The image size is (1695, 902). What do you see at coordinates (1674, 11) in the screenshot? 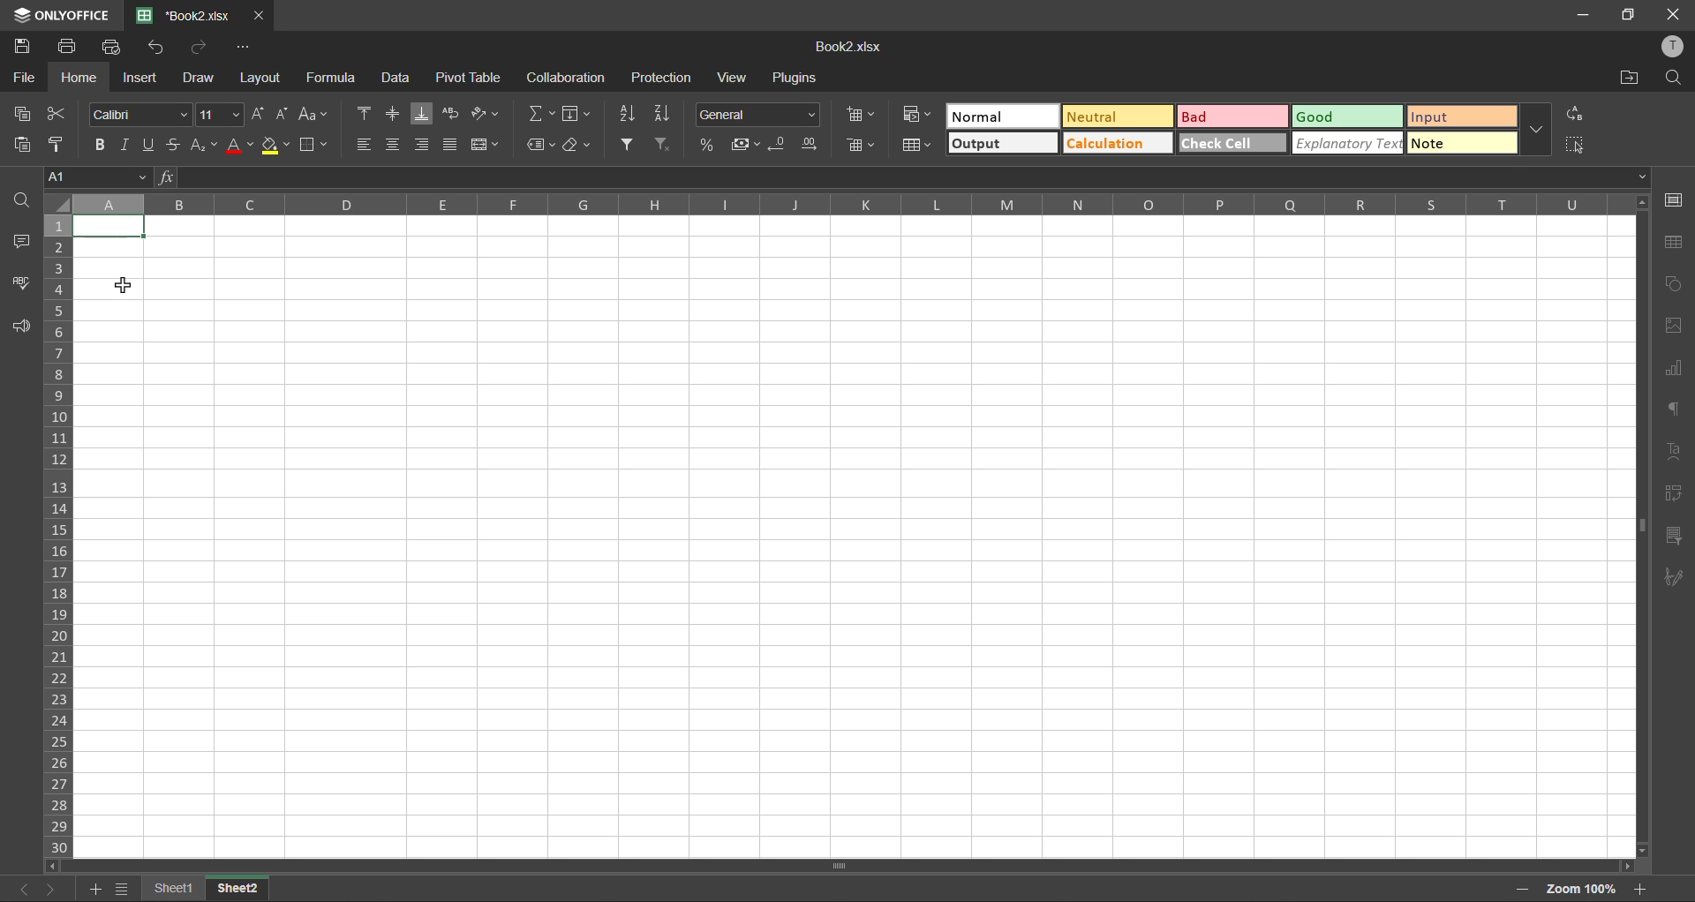
I see `close` at bounding box center [1674, 11].